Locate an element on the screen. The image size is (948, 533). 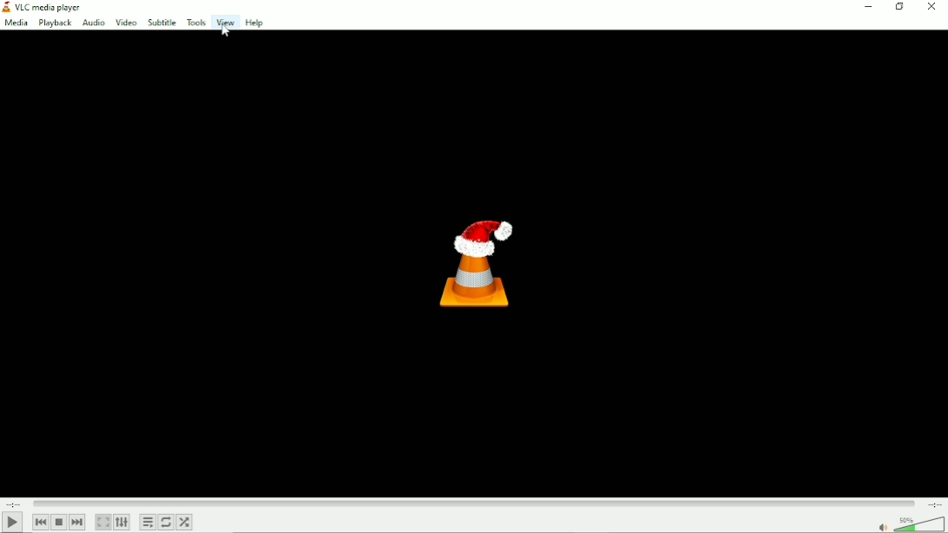
 is located at coordinates (932, 8).